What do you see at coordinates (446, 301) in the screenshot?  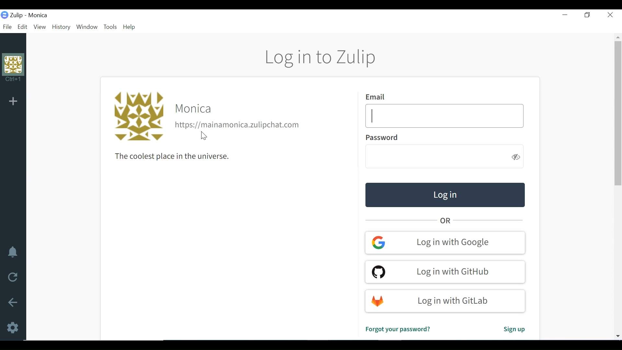 I see `Log in with Gitlab` at bounding box center [446, 301].